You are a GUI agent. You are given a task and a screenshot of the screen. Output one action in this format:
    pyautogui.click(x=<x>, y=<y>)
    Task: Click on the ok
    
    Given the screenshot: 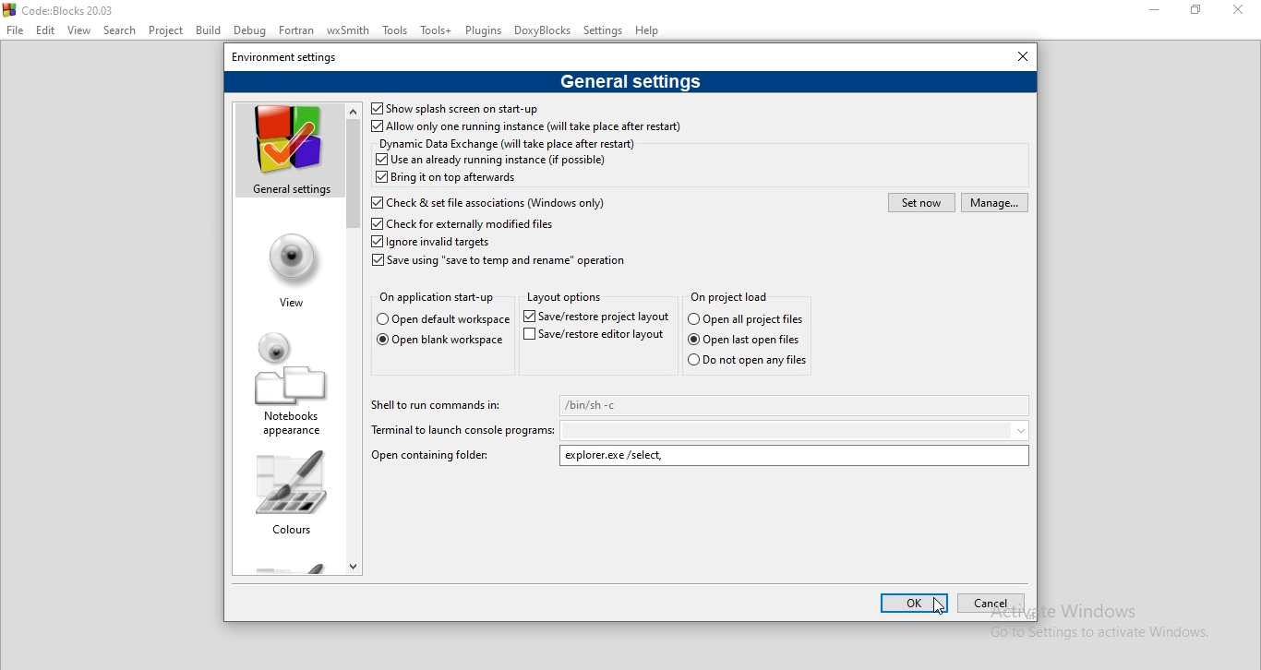 What is the action you would take?
    pyautogui.click(x=915, y=603)
    